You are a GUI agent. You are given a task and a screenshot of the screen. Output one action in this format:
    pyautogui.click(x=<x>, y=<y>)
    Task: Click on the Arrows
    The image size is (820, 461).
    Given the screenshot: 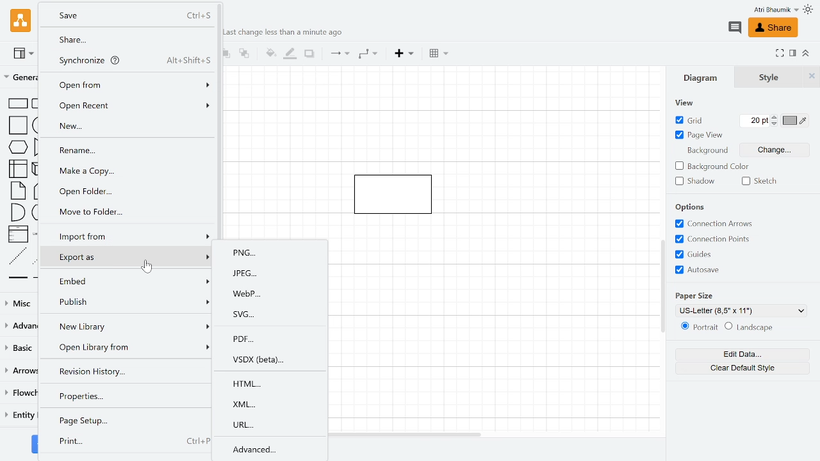 What is the action you would take?
    pyautogui.click(x=19, y=371)
    